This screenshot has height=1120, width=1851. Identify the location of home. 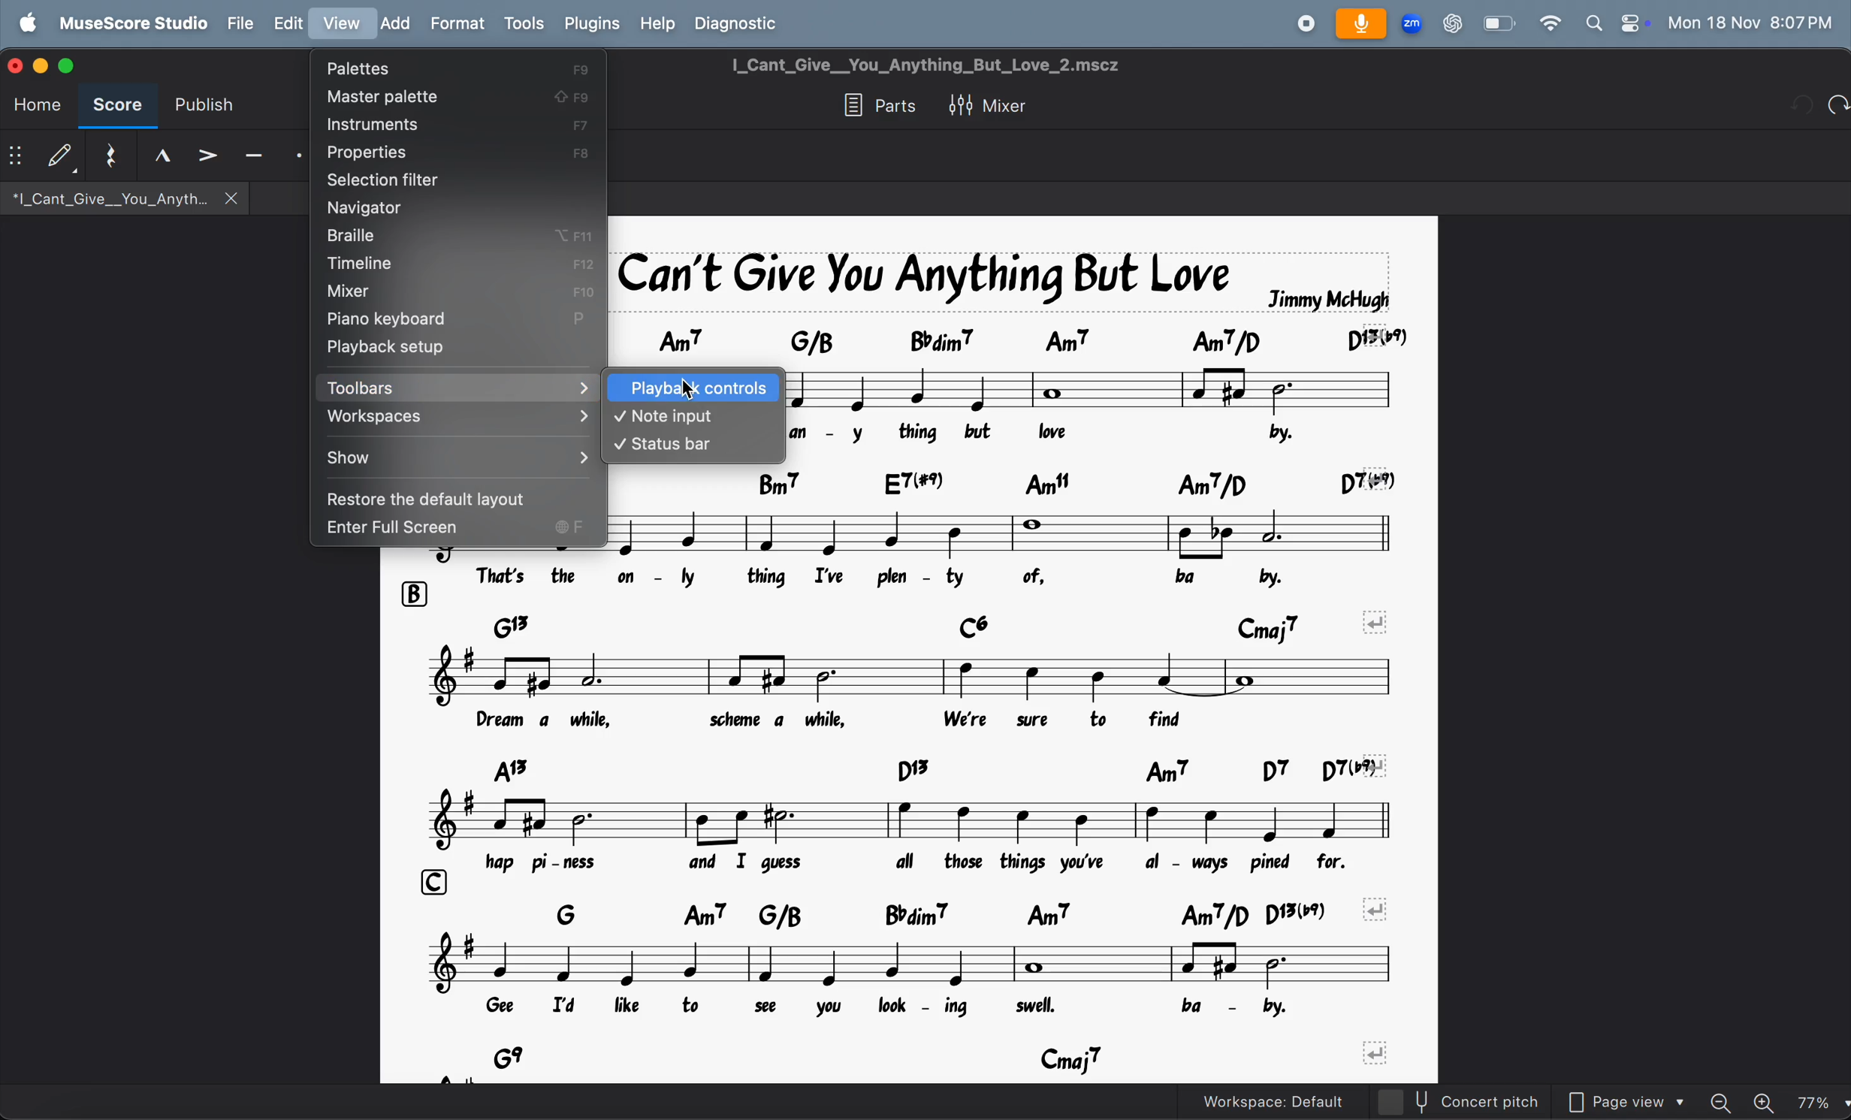
(38, 107).